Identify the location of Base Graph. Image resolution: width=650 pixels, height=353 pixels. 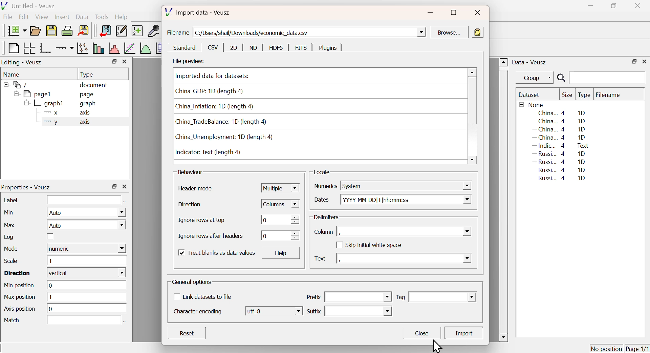
(45, 48).